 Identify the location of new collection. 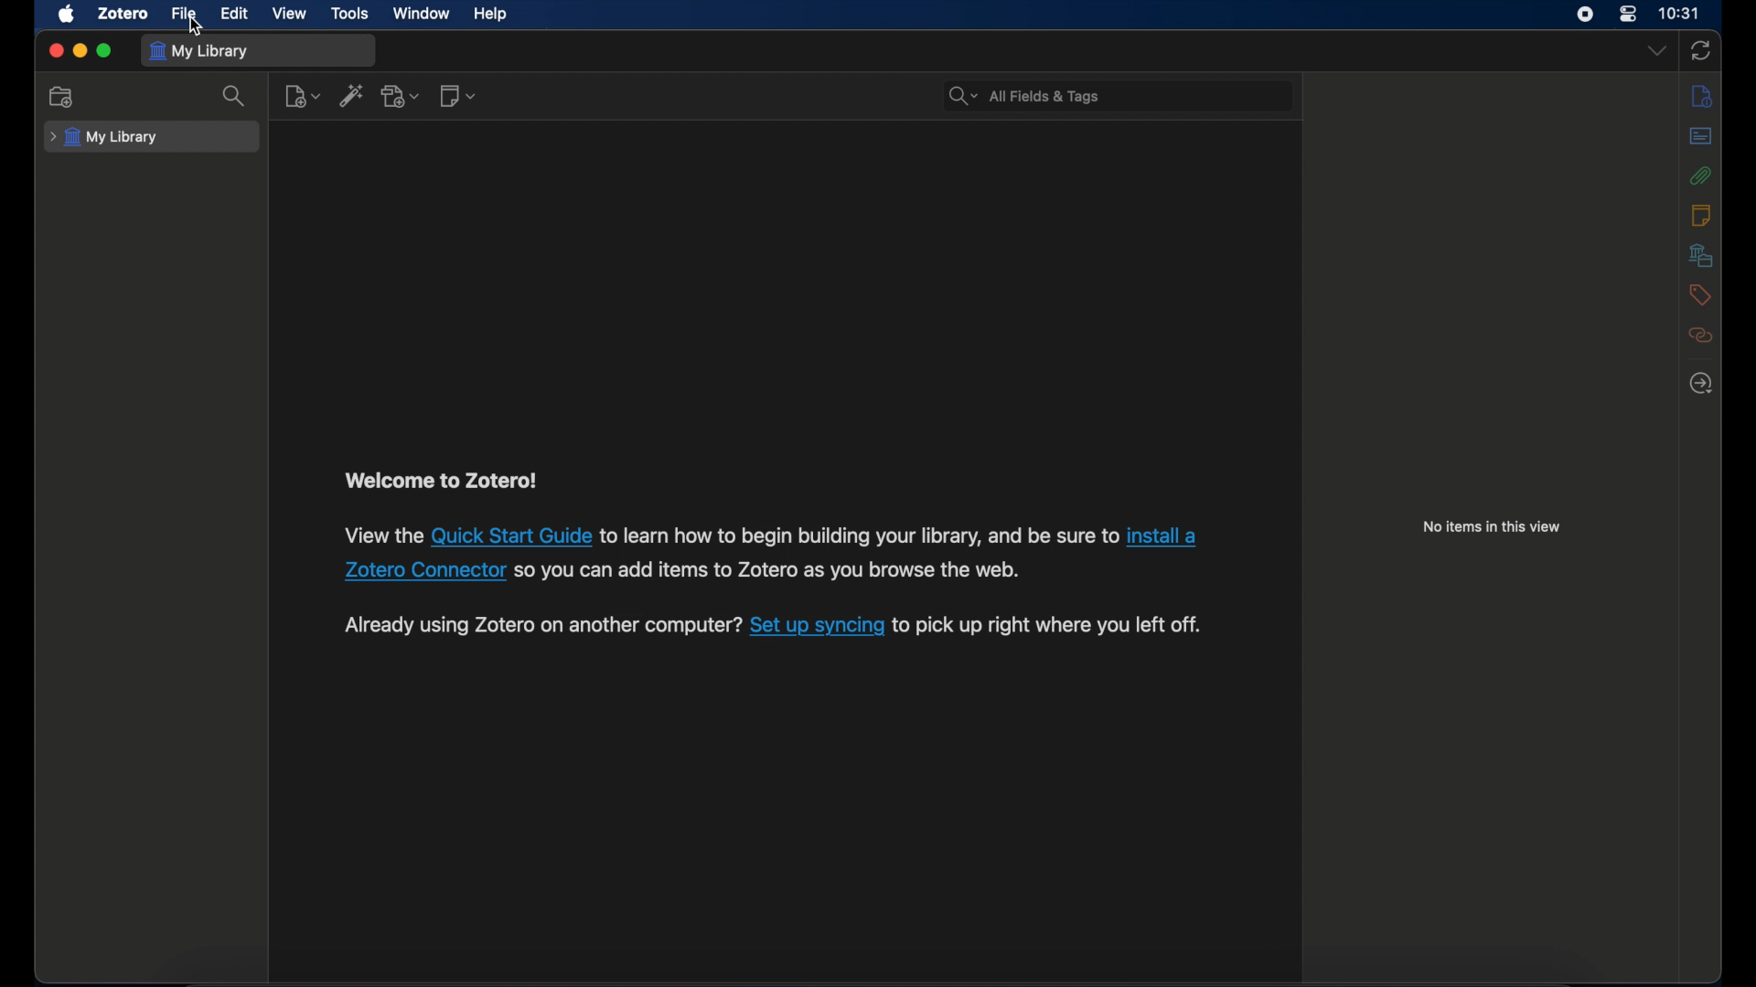
(61, 97).